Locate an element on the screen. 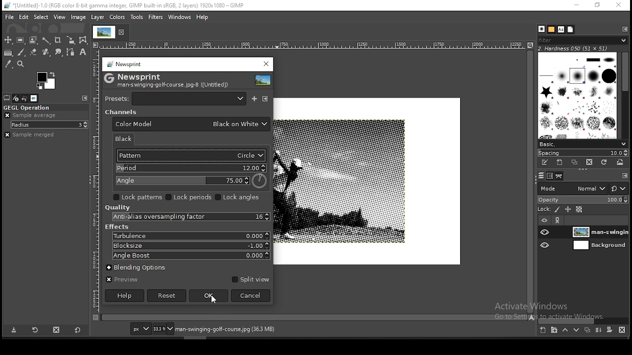 This screenshot has width=632, height=355. tools is located at coordinates (136, 17).